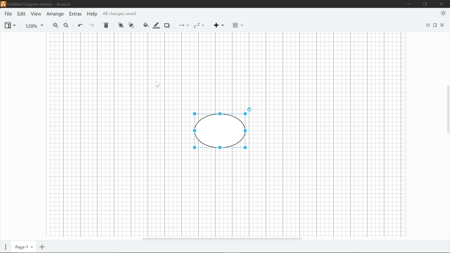  What do you see at coordinates (425, 4) in the screenshot?
I see `restore down` at bounding box center [425, 4].